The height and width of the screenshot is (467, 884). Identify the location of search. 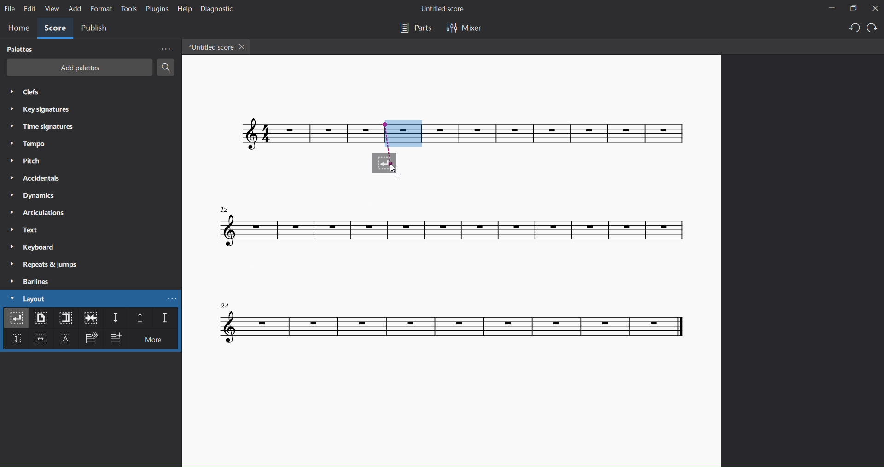
(167, 69).